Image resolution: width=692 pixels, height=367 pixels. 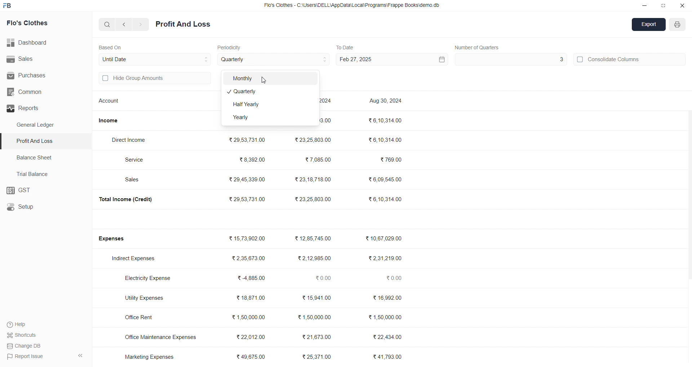 I want to click on selected, so click(x=4, y=141).